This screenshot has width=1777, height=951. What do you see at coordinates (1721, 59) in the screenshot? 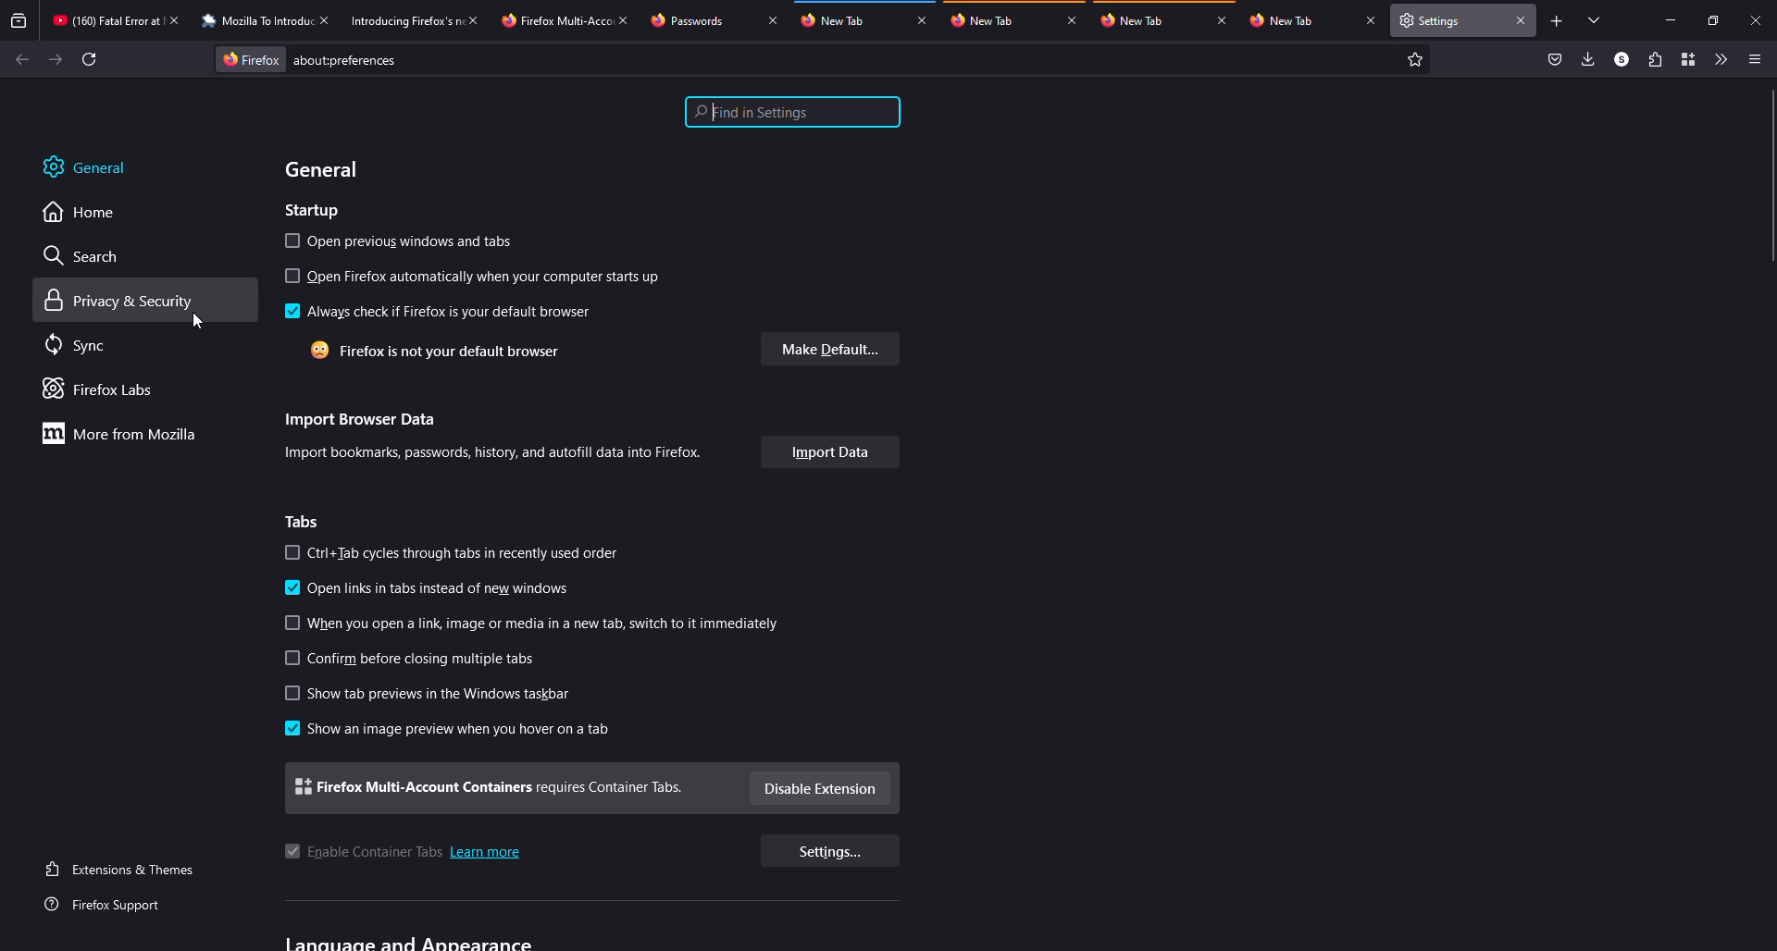
I see `more tools` at bounding box center [1721, 59].